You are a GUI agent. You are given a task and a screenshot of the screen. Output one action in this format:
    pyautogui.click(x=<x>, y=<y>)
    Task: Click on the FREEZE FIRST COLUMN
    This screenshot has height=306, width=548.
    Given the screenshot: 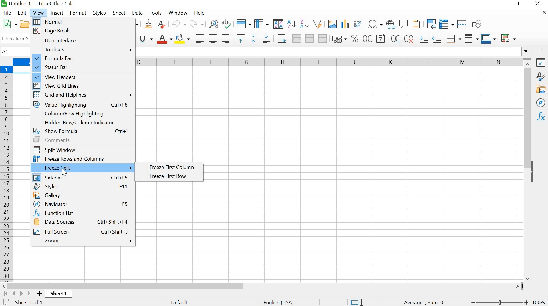 What is the action you would take?
    pyautogui.click(x=173, y=168)
    